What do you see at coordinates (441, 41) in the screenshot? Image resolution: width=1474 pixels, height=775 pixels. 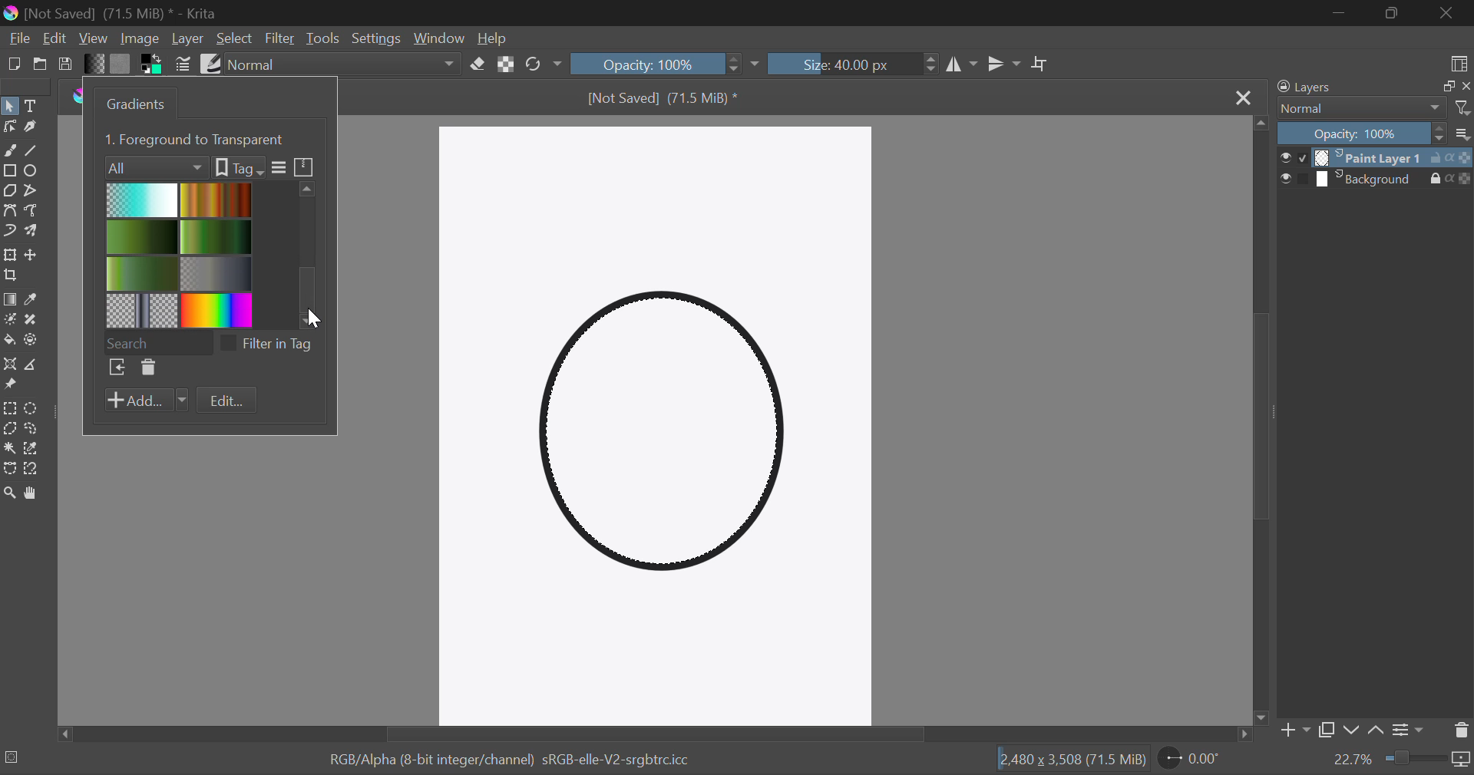 I see `Window` at bounding box center [441, 41].